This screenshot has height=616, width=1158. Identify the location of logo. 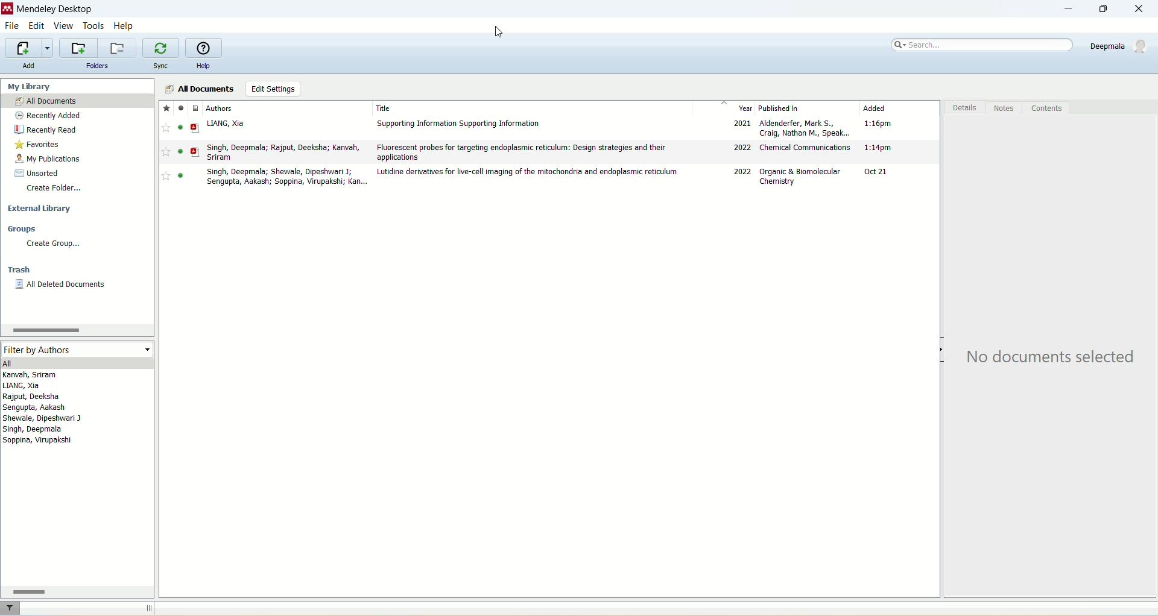
(7, 9).